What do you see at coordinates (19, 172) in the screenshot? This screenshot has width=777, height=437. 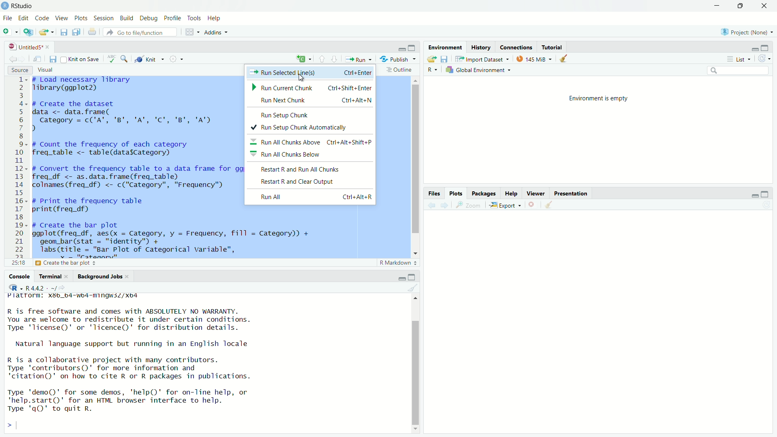 I see `lines` at bounding box center [19, 172].